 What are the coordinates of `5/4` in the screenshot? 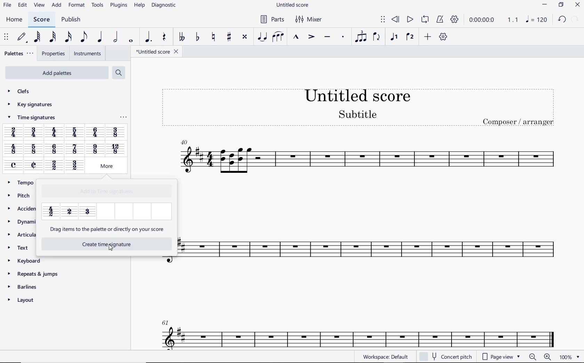 It's located at (76, 132).